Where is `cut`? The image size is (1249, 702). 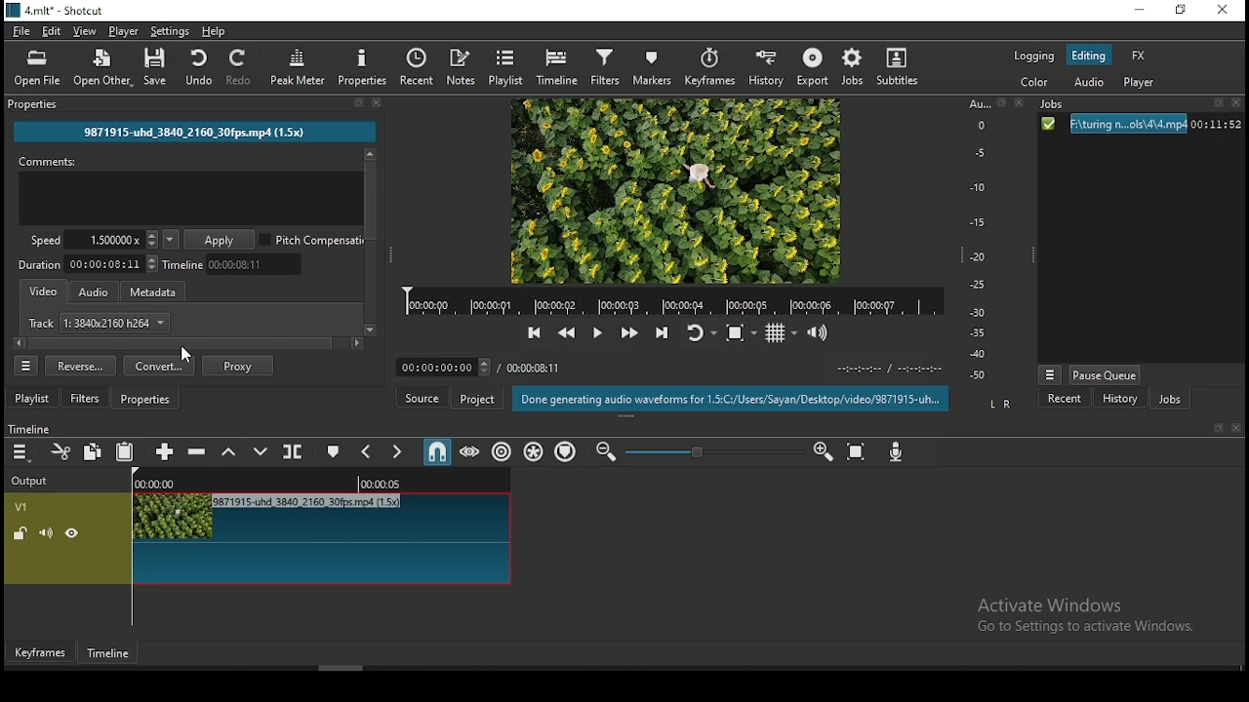
cut is located at coordinates (58, 451).